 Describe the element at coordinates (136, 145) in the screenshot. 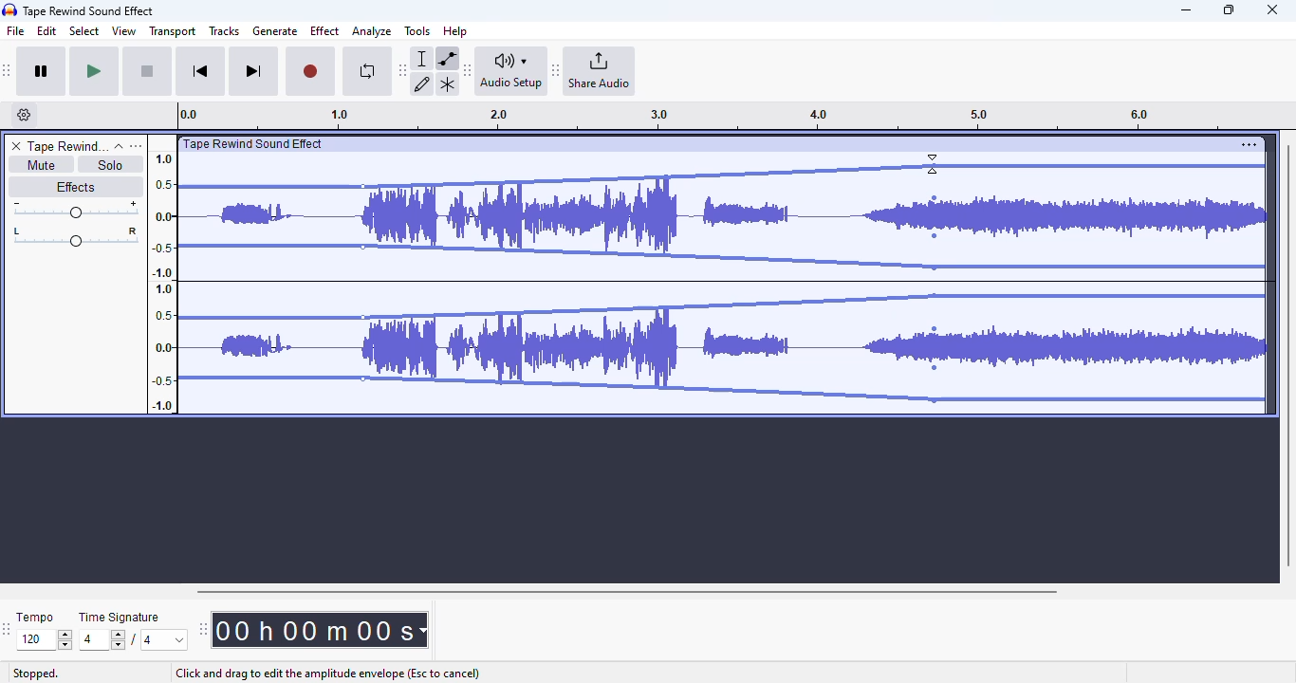

I see `open menu` at that location.